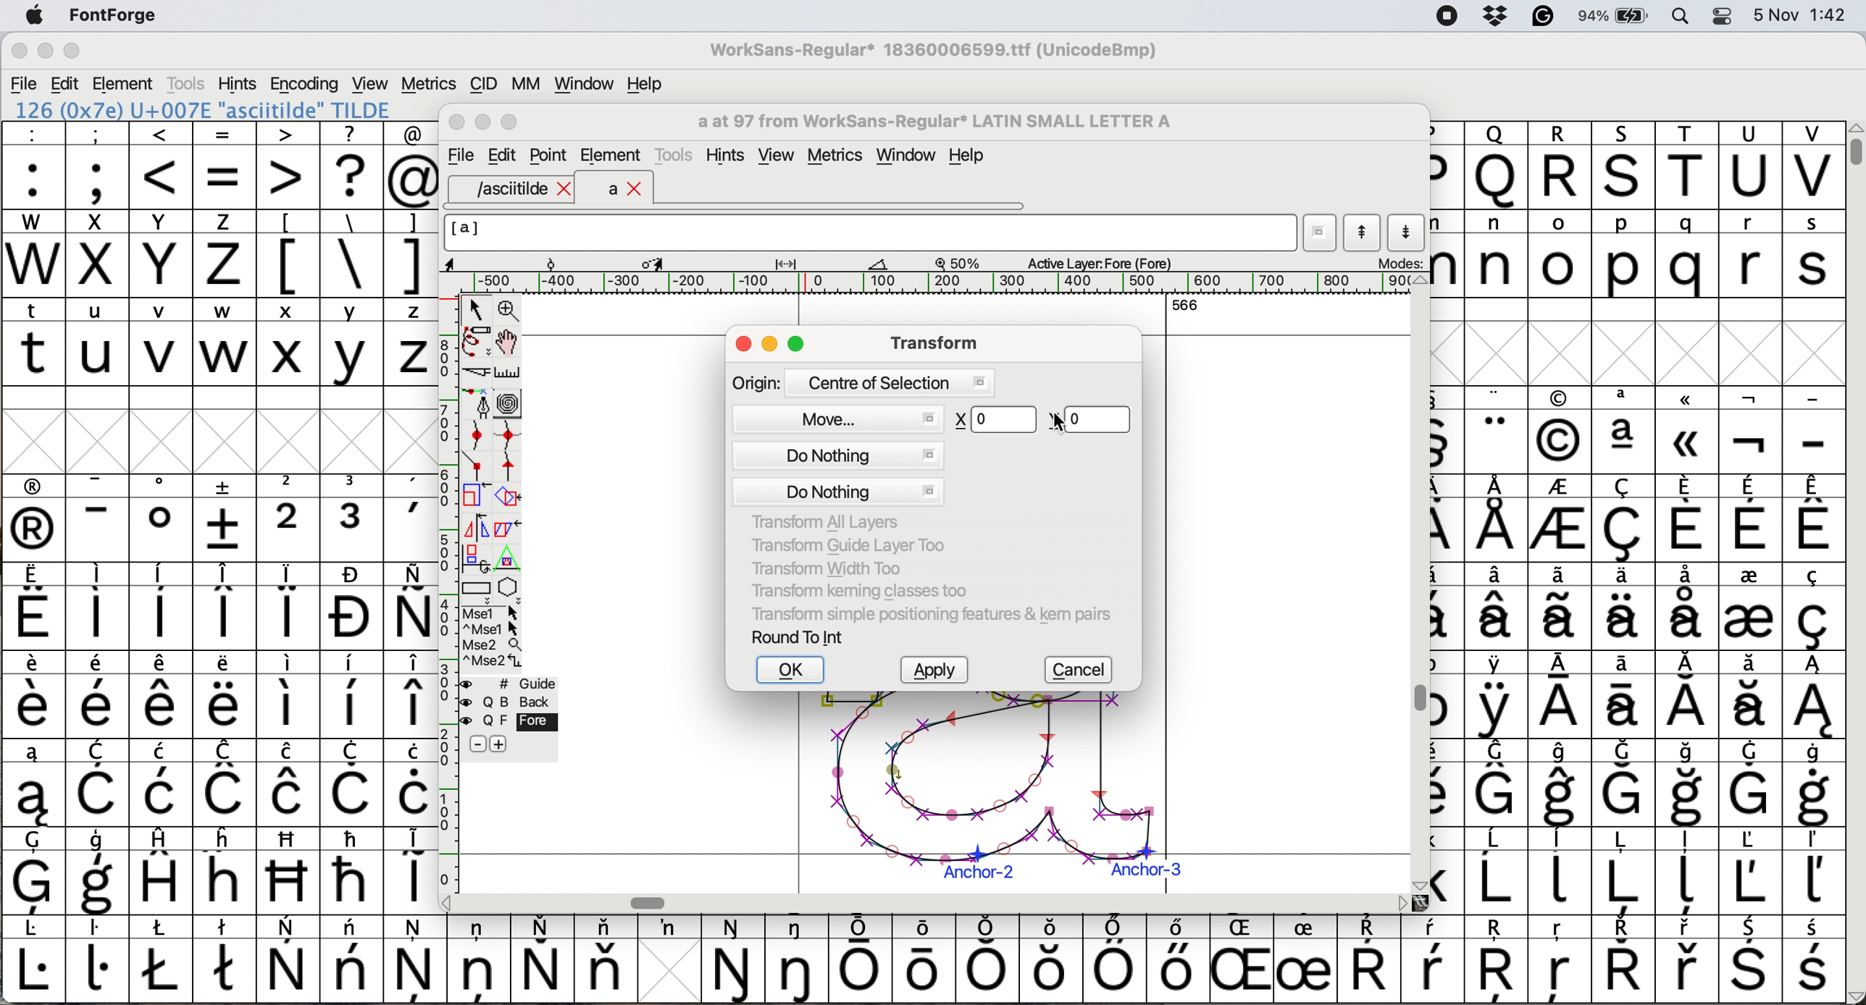 The image size is (1866, 1005). Describe the element at coordinates (1175, 958) in the screenshot. I see `symbol` at that location.